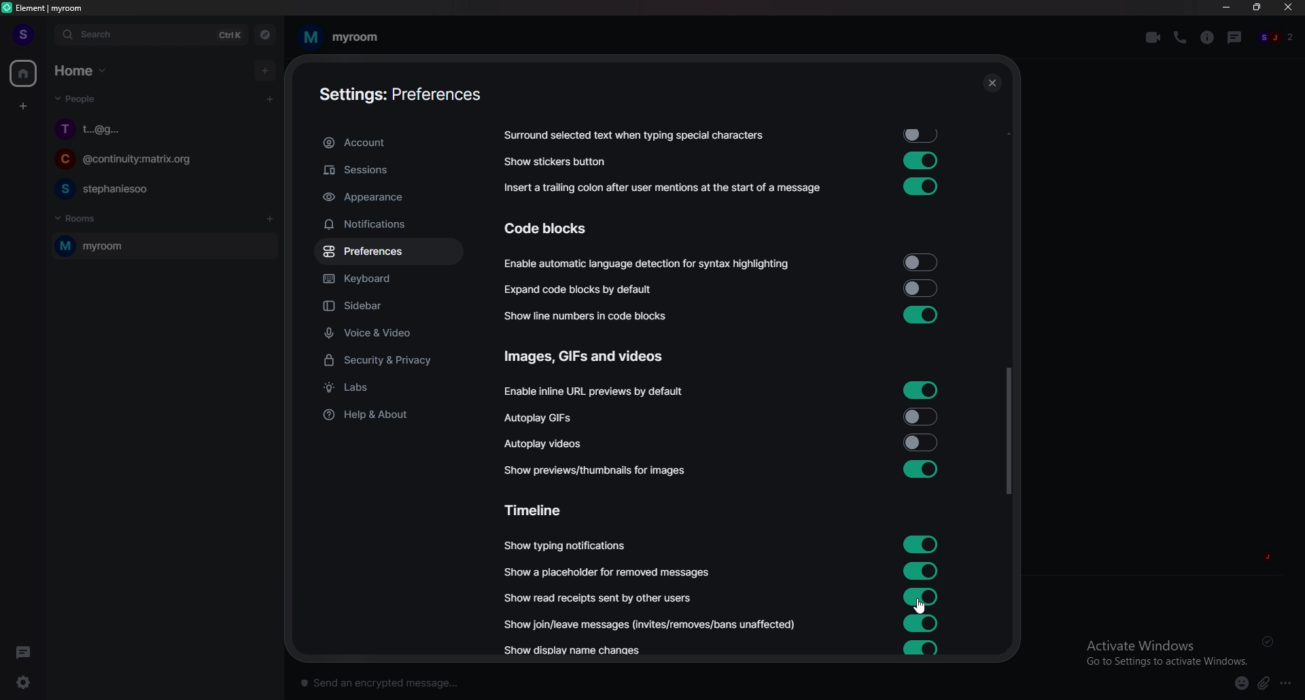 Image resolution: width=1305 pixels, height=700 pixels. What do you see at coordinates (1153, 37) in the screenshot?
I see `video call` at bounding box center [1153, 37].